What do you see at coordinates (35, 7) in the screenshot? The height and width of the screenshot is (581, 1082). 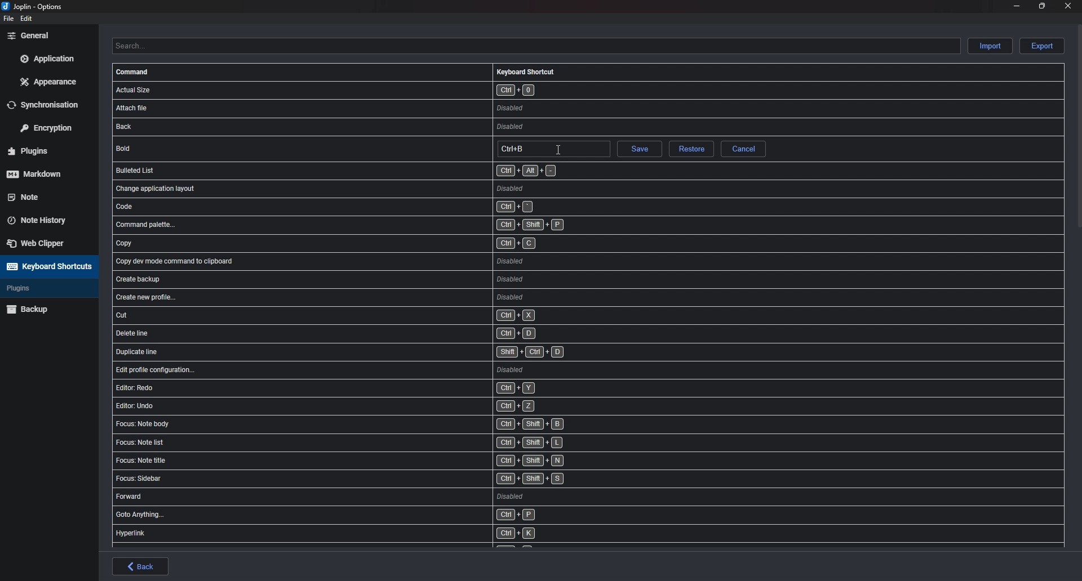 I see `options` at bounding box center [35, 7].